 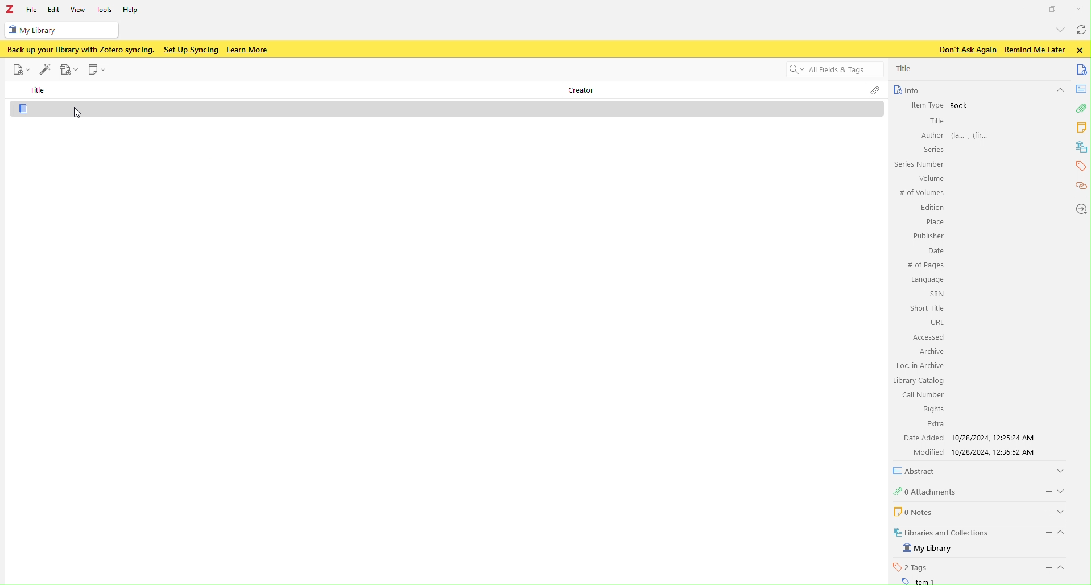 I want to click on Edition, so click(x=932, y=208).